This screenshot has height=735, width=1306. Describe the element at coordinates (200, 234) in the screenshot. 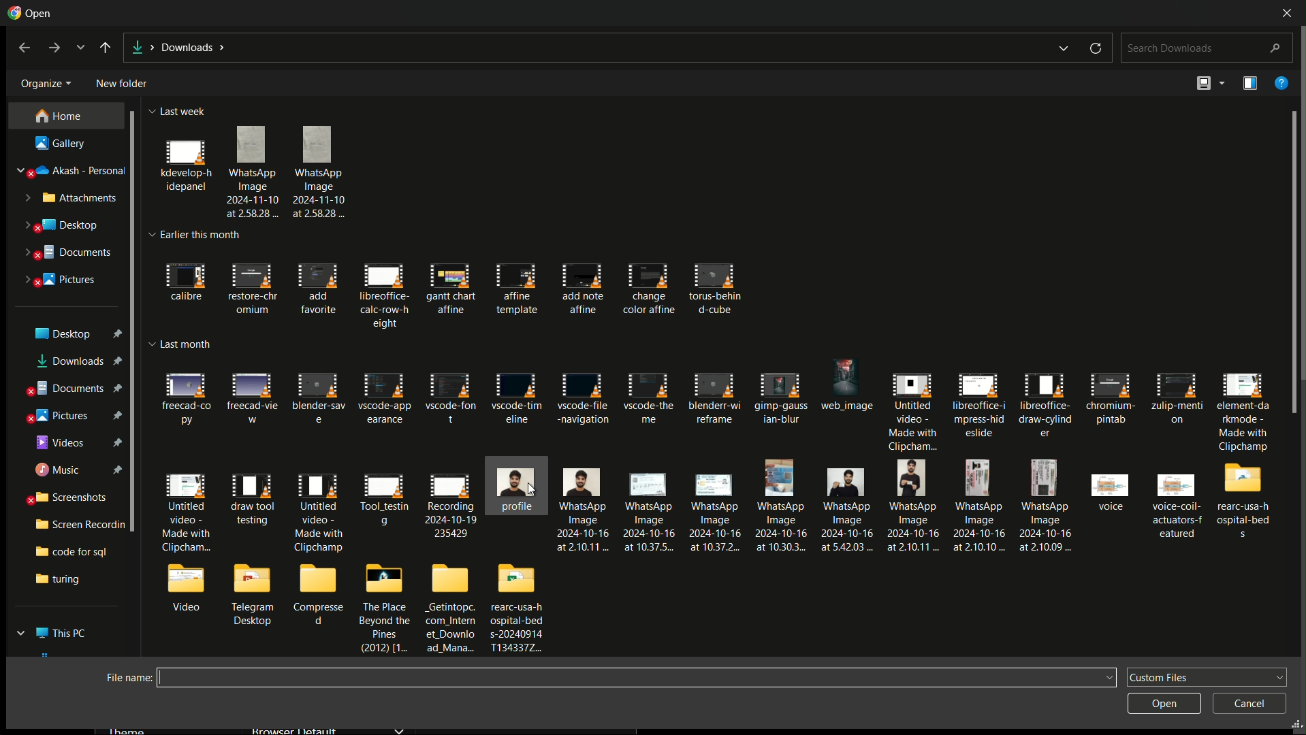

I see `earlier this month` at that location.